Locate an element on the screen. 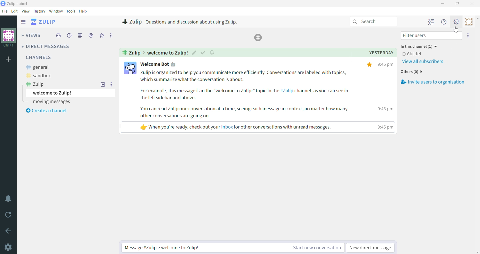 This screenshot has height=254, width=480. Create a channel is located at coordinates (46, 111).